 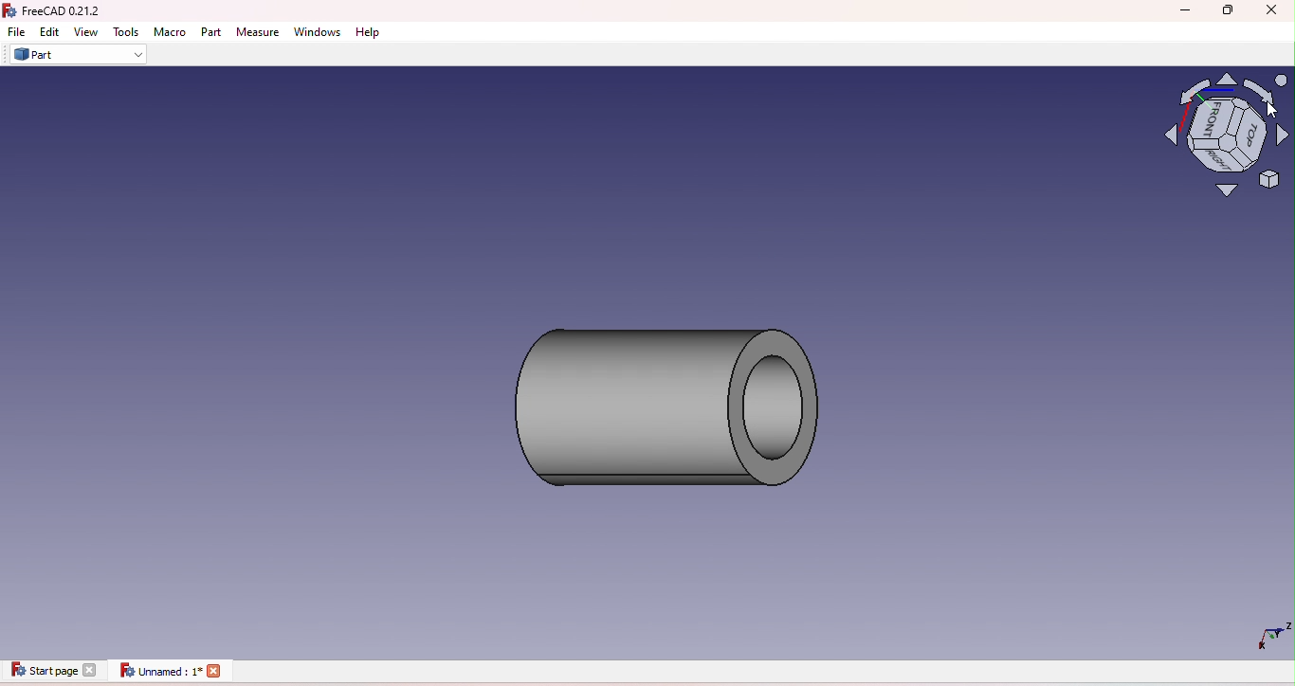 What do you see at coordinates (169, 672) in the screenshot?
I see `Unnamed document` at bounding box center [169, 672].